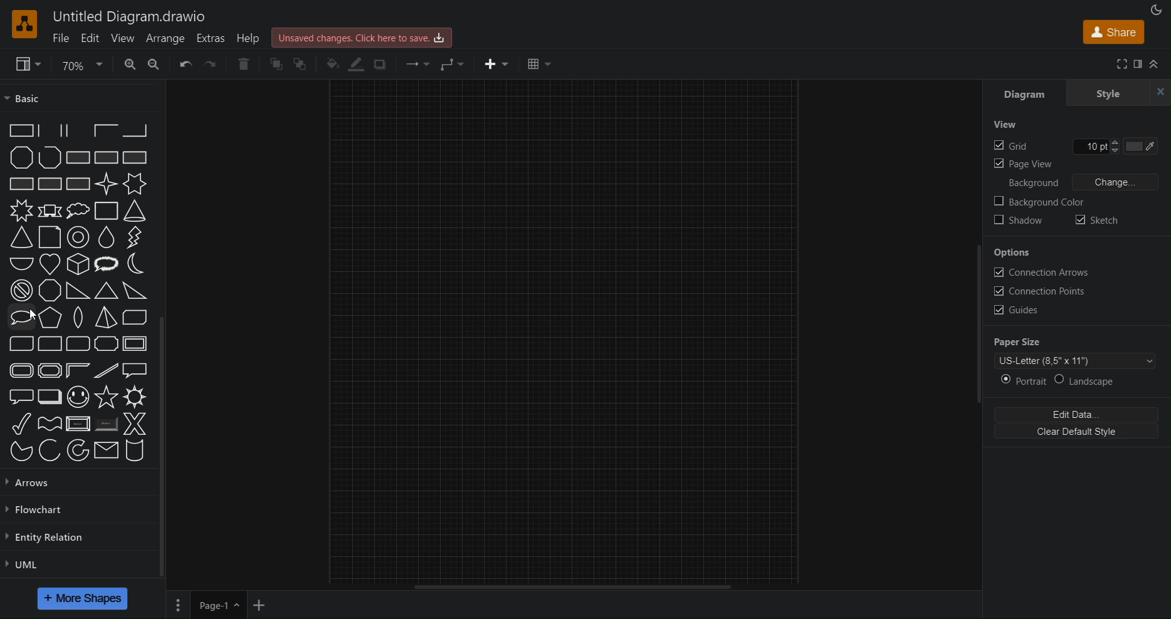 This screenshot has width=1171, height=619. Describe the element at coordinates (135, 291) in the screenshot. I see `Obtuse Triangle` at that location.